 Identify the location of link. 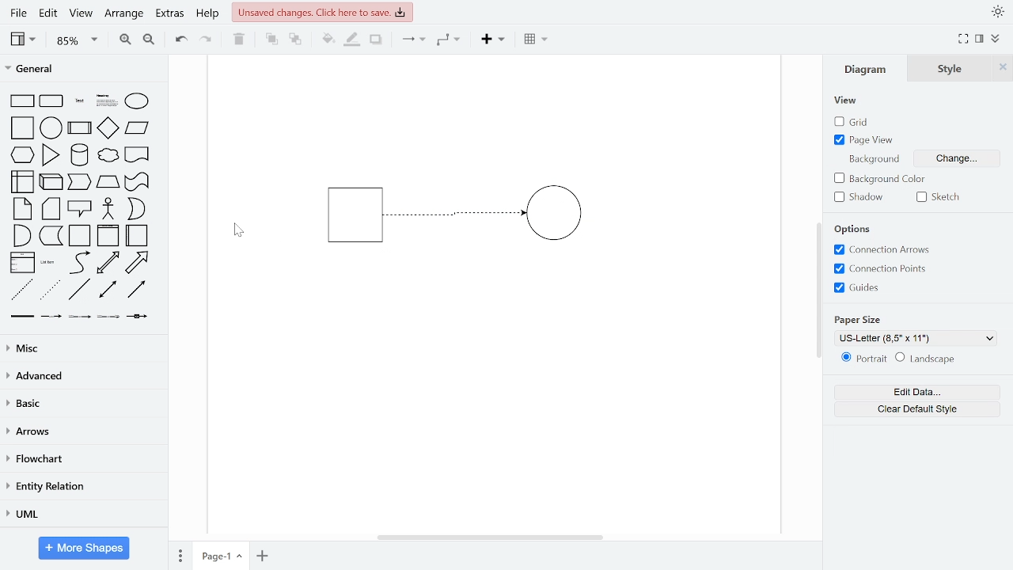
(21, 317).